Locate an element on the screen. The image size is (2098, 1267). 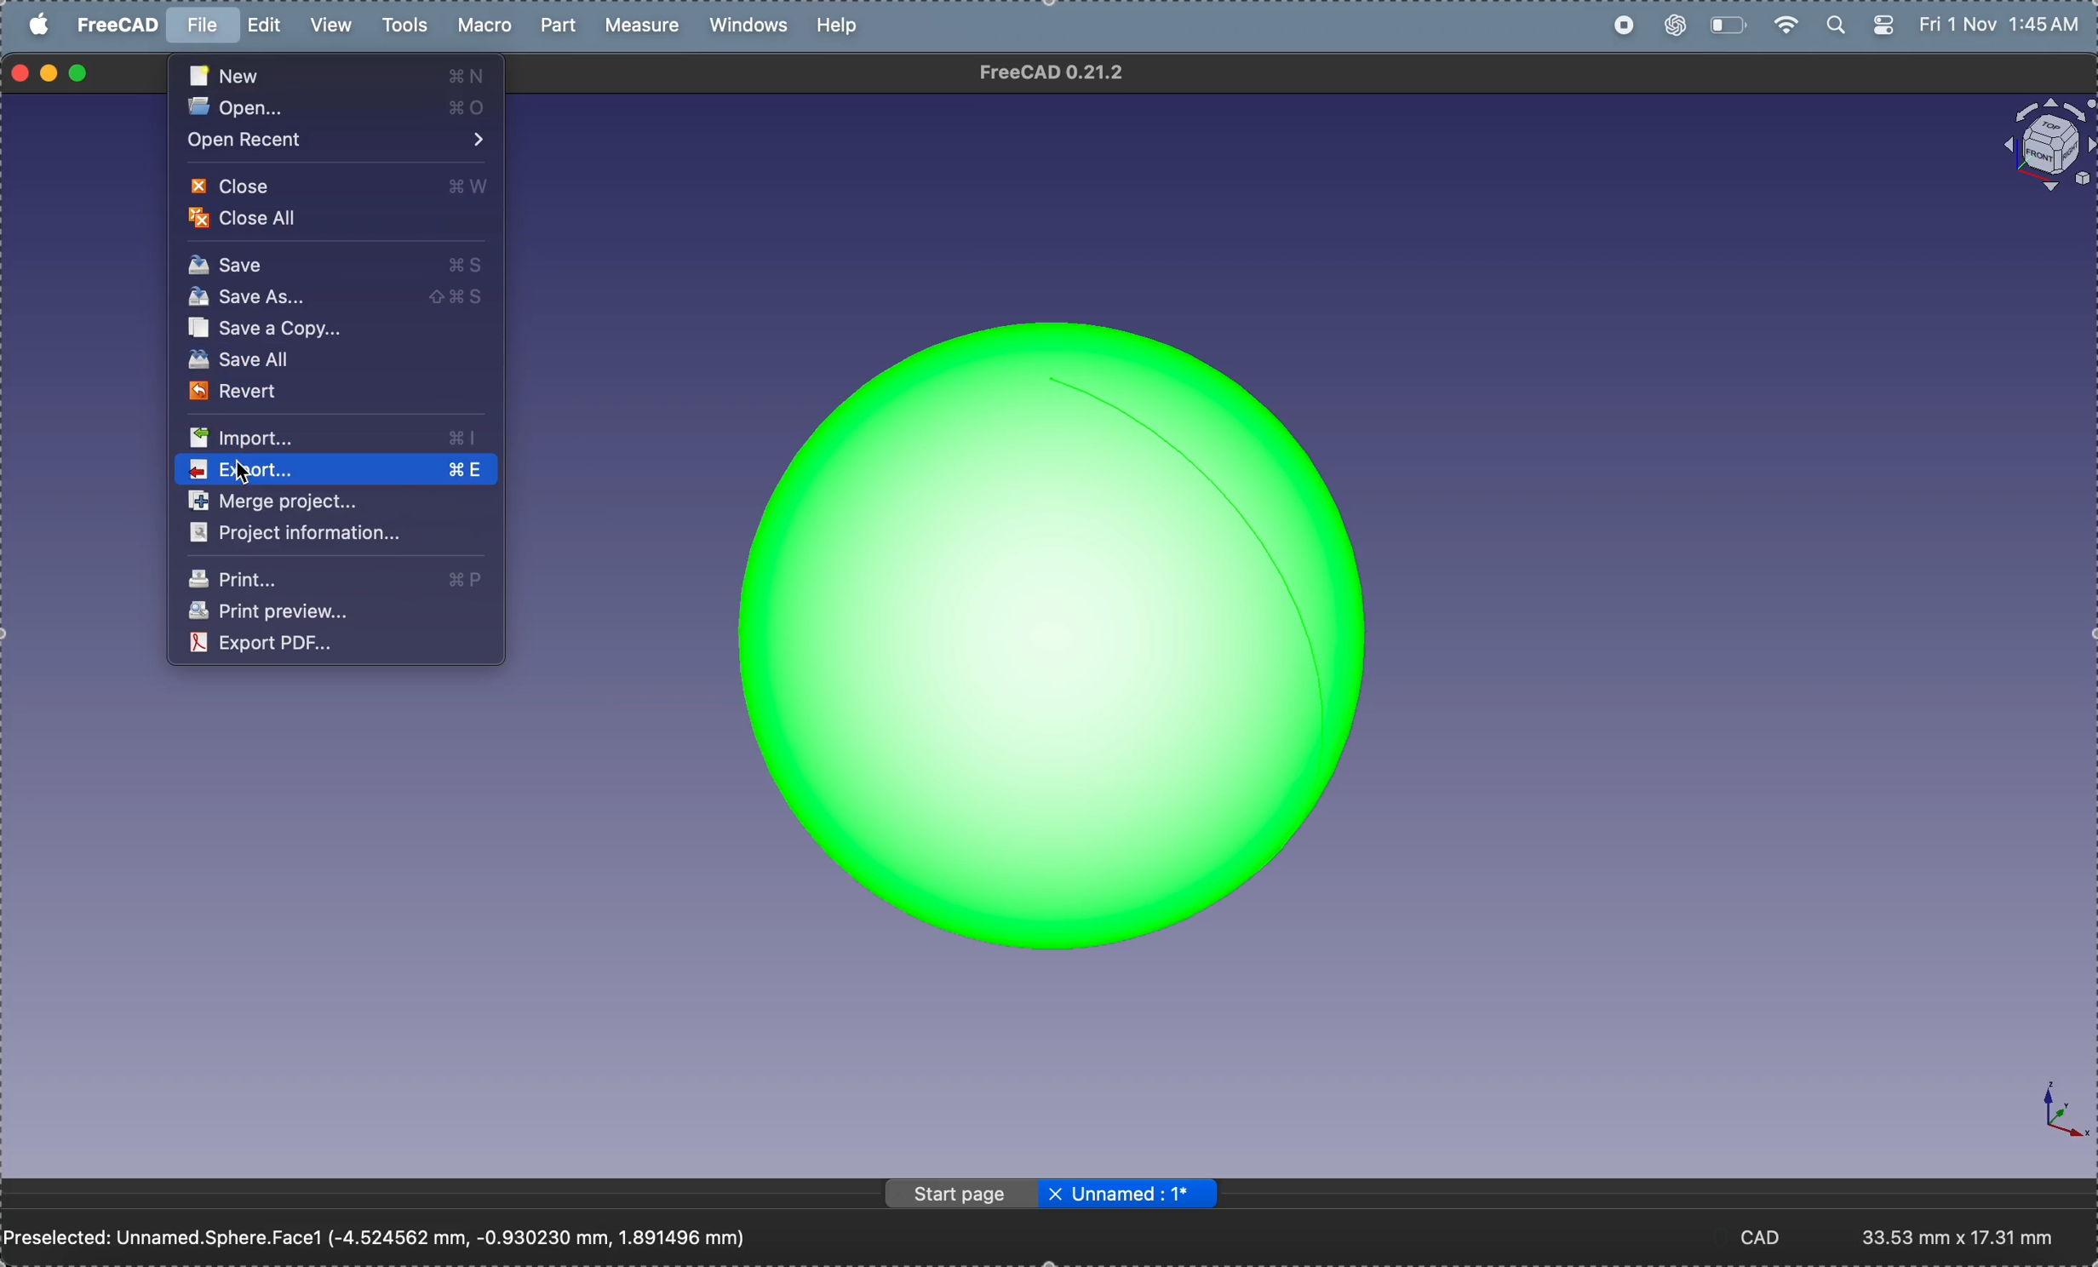
save all is located at coordinates (337, 361).